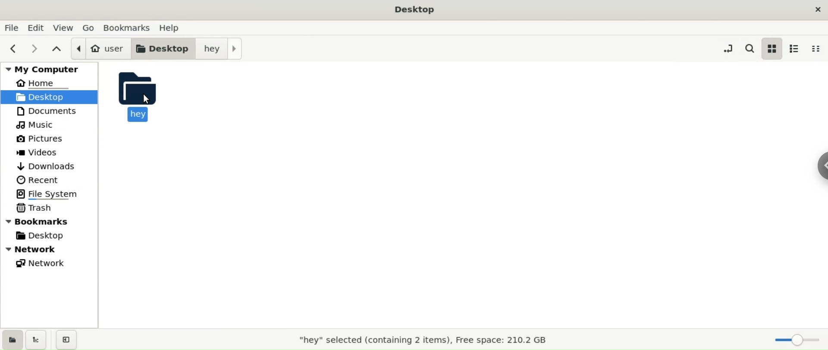  I want to click on "hey" selected(containing 2 items), Free space: 210.2 GB, so click(424, 341).